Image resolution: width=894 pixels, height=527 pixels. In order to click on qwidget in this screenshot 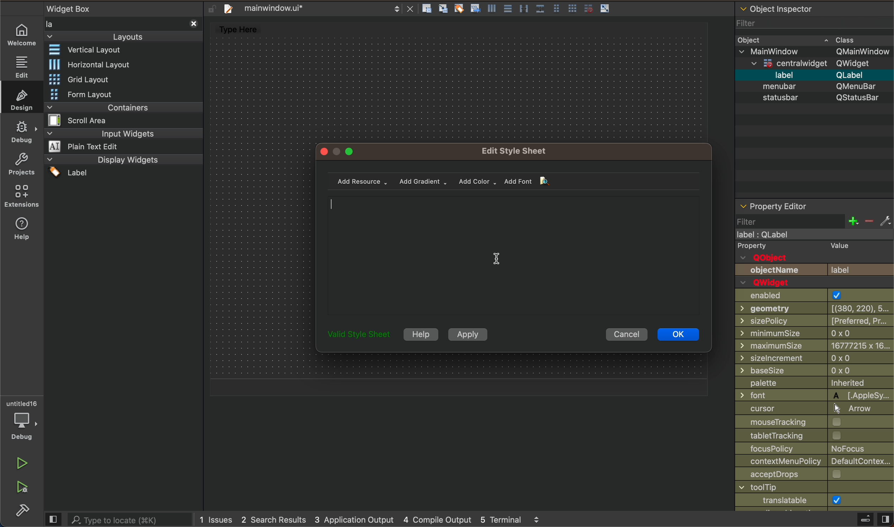, I will do `click(819, 64)`.